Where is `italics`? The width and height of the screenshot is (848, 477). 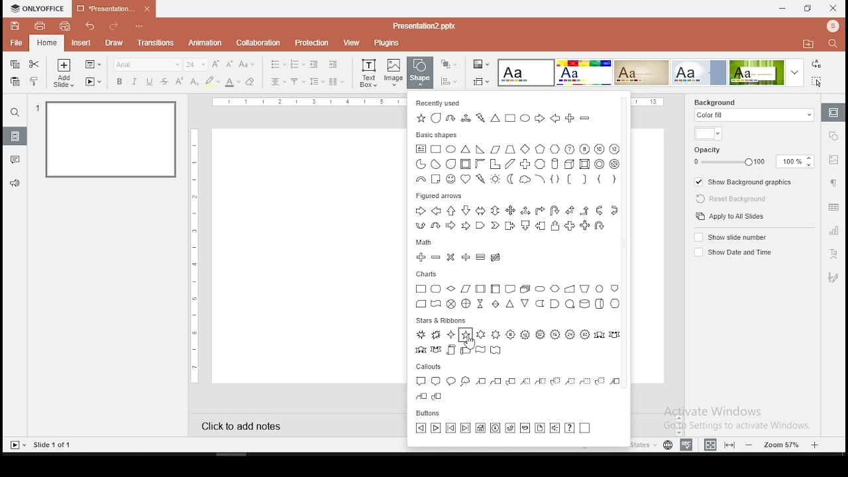
italics is located at coordinates (134, 81).